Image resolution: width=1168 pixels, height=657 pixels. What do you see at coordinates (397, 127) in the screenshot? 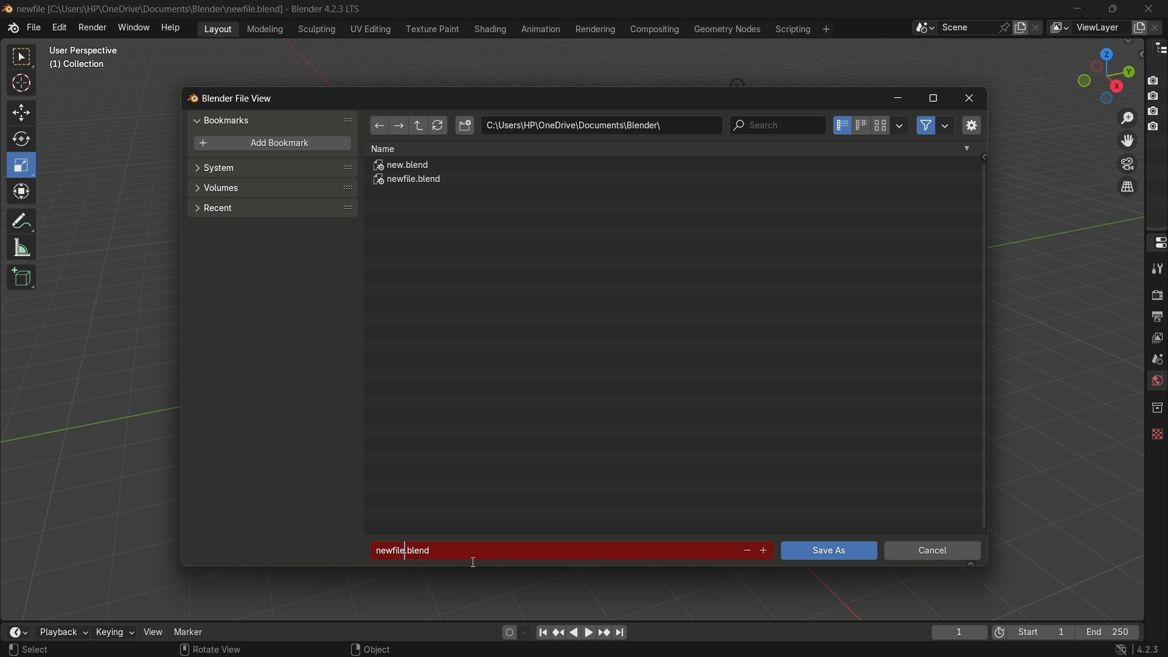
I see `forward` at bounding box center [397, 127].